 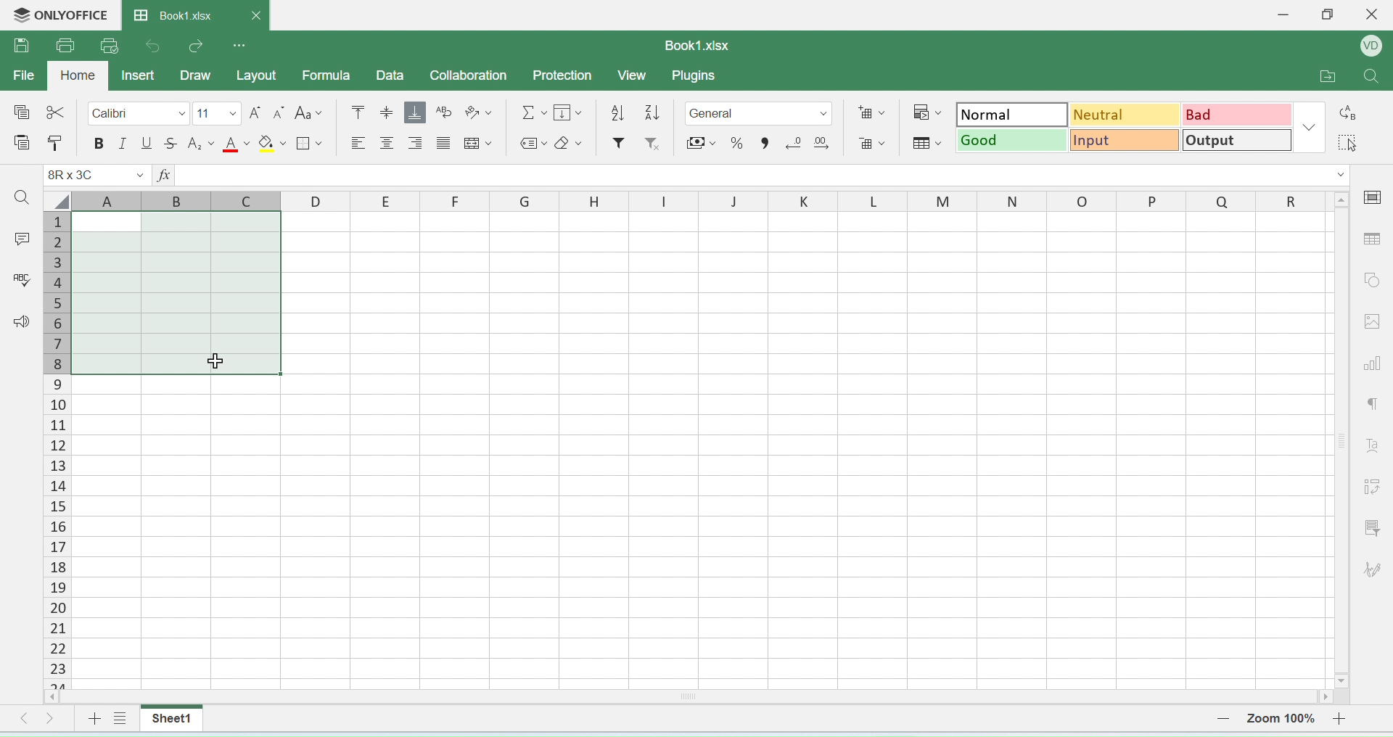 I want to click on aqlign bottom, so click(x=414, y=112).